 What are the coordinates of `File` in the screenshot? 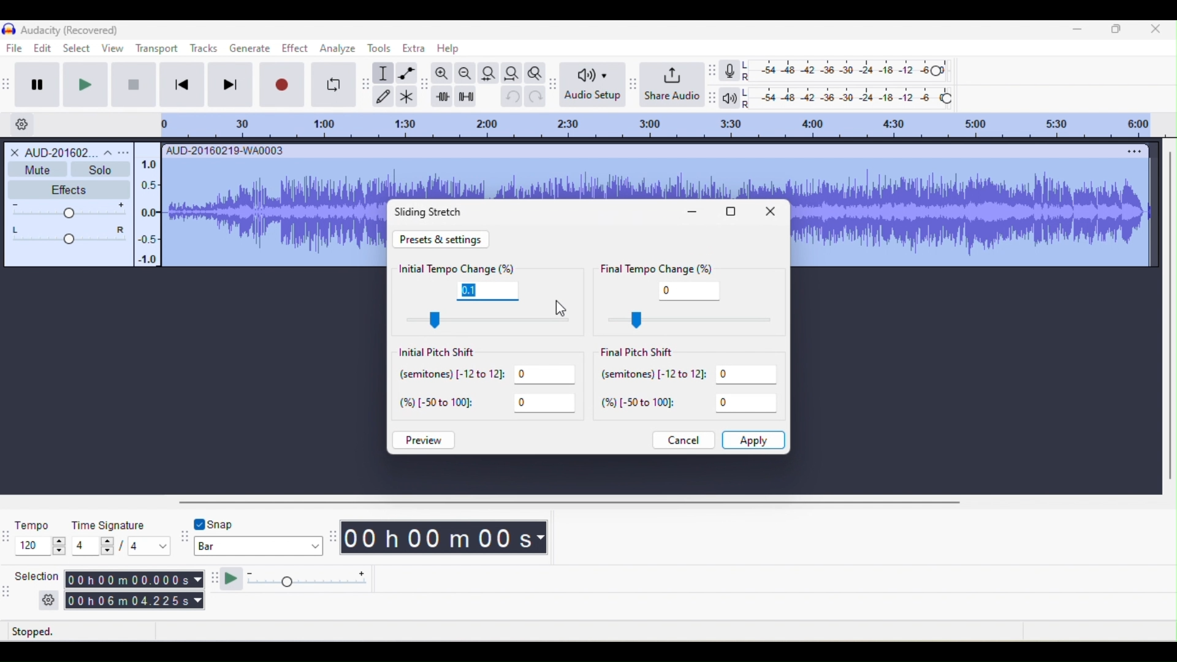 It's located at (15, 48).